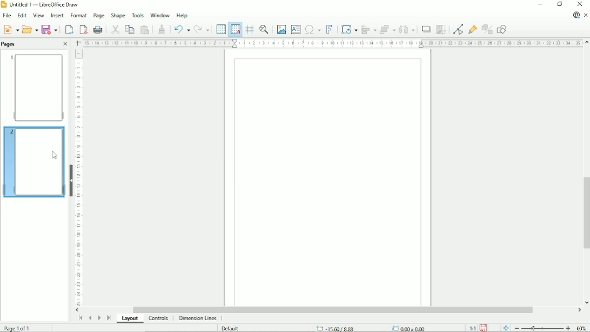  What do you see at coordinates (332, 310) in the screenshot?
I see `Horizontal scrollbar` at bounding box center [332, 310].